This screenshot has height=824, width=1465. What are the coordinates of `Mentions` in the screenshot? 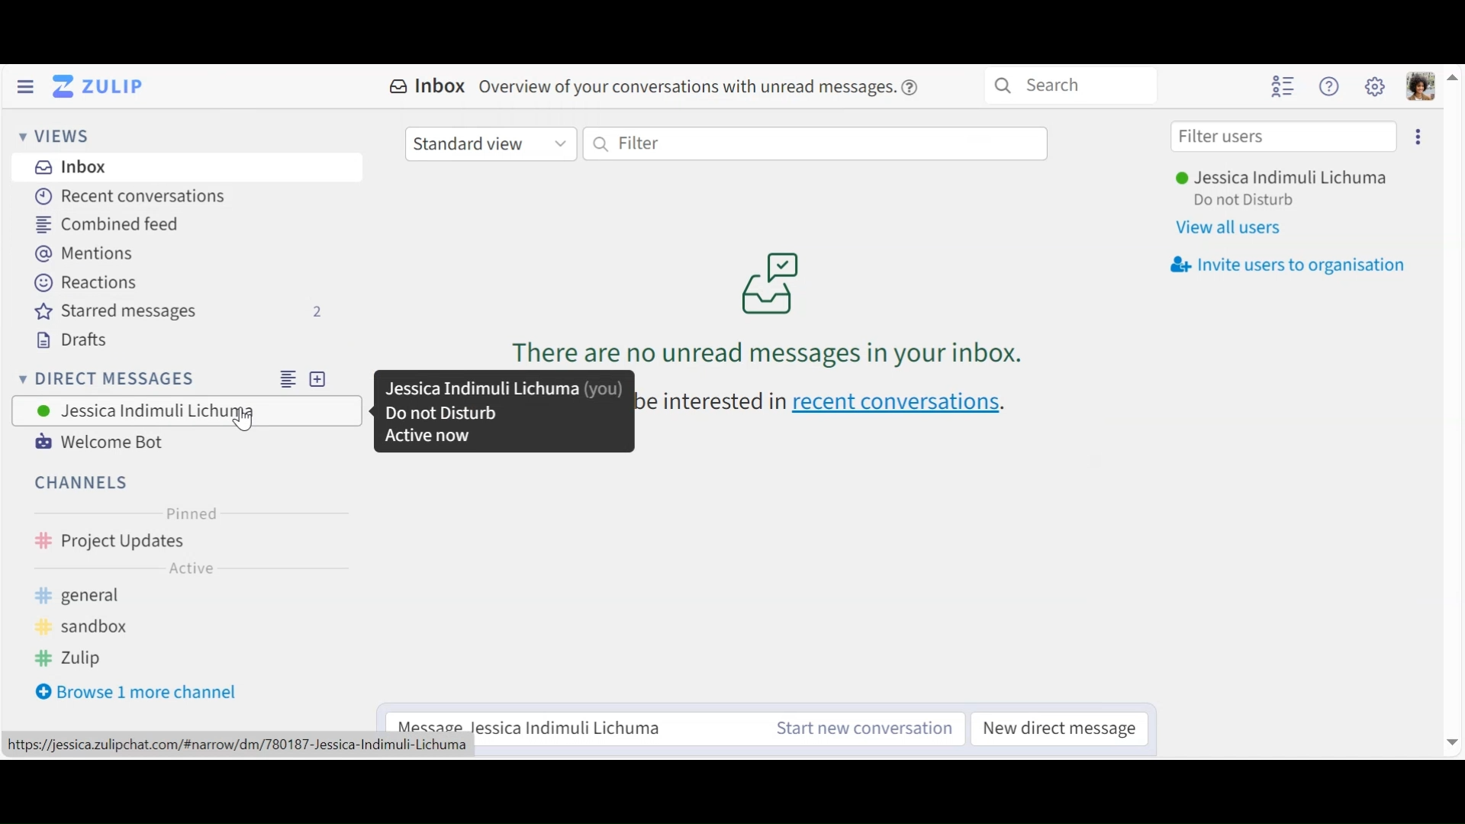 It's located at (86, 255).